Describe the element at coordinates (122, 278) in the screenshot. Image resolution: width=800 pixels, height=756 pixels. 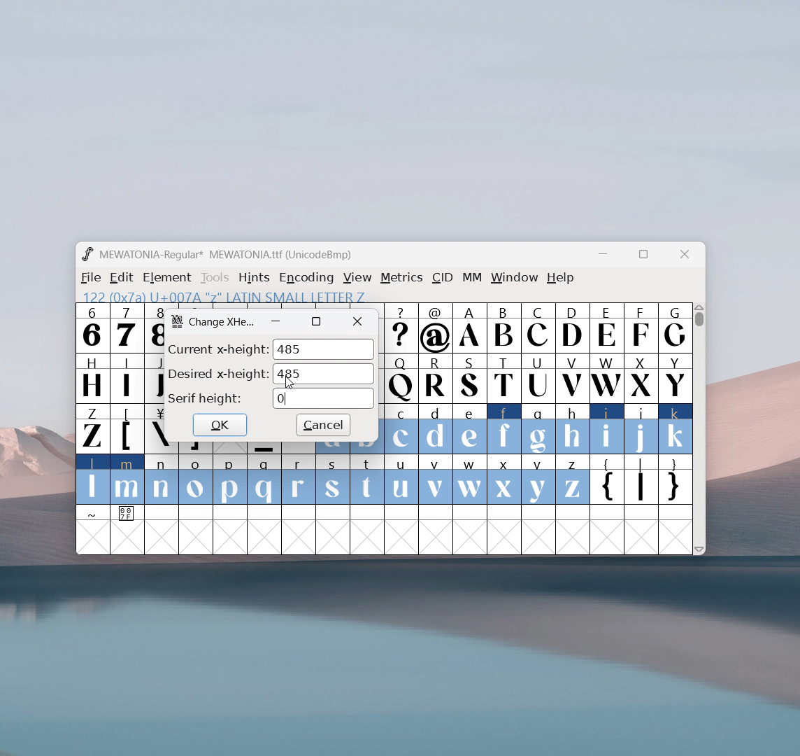
I see `edit` at that location.